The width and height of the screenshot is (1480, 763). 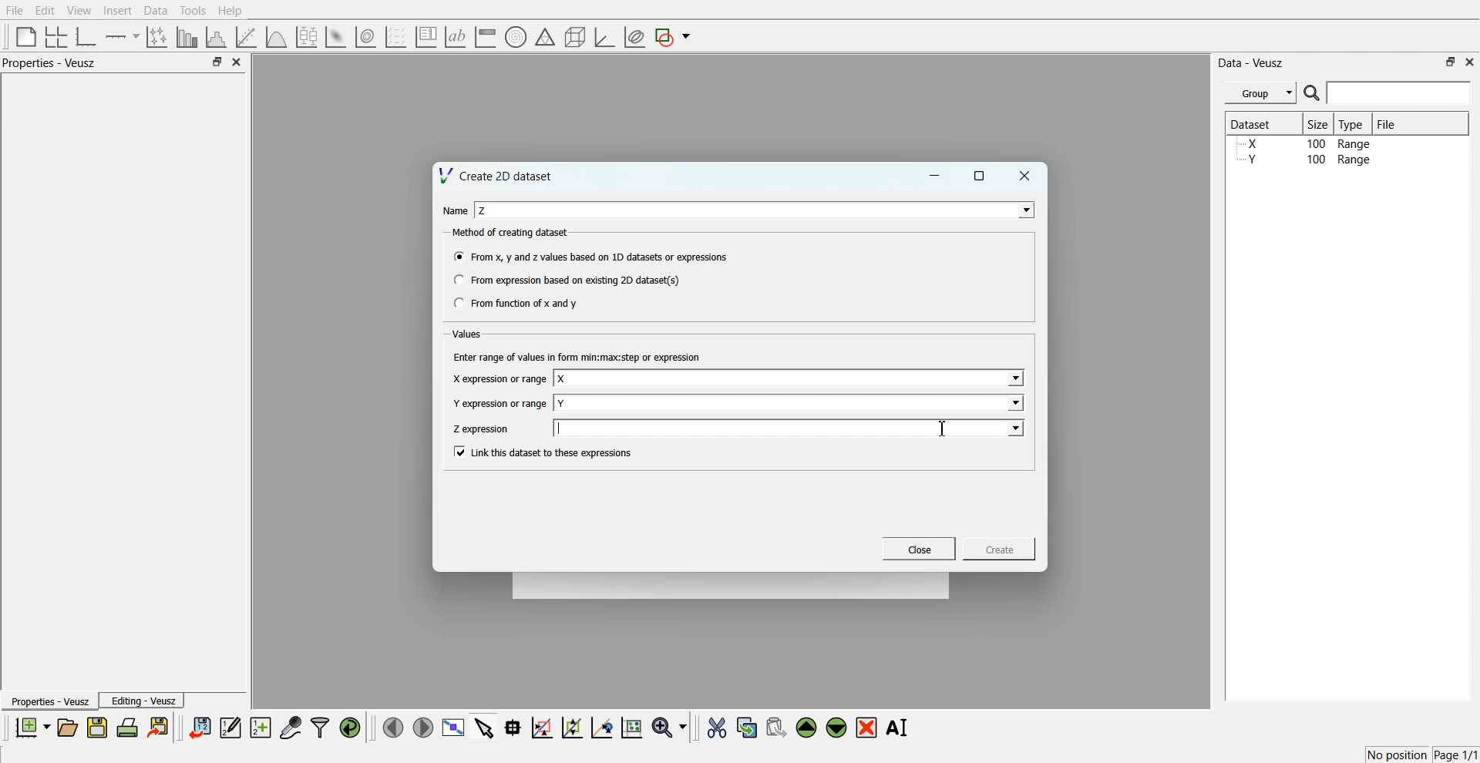 What do you see at coordinates (200, 727) in the screenshot?
I see `Import dataset from veusz` at bounding box center [200, 727].